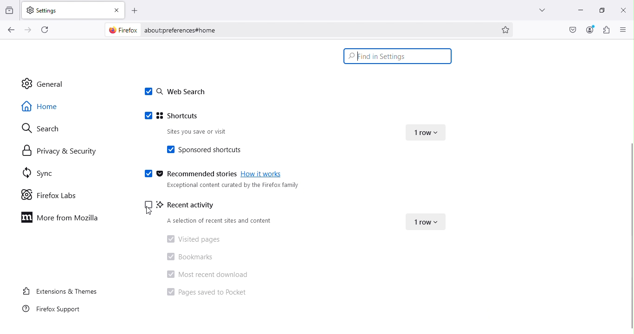 This screenshot has height=334, width=634. What do you see at coordinates (56, 309) in the screenshot?
I see `Firefox support` at bounding box center [56, 309].